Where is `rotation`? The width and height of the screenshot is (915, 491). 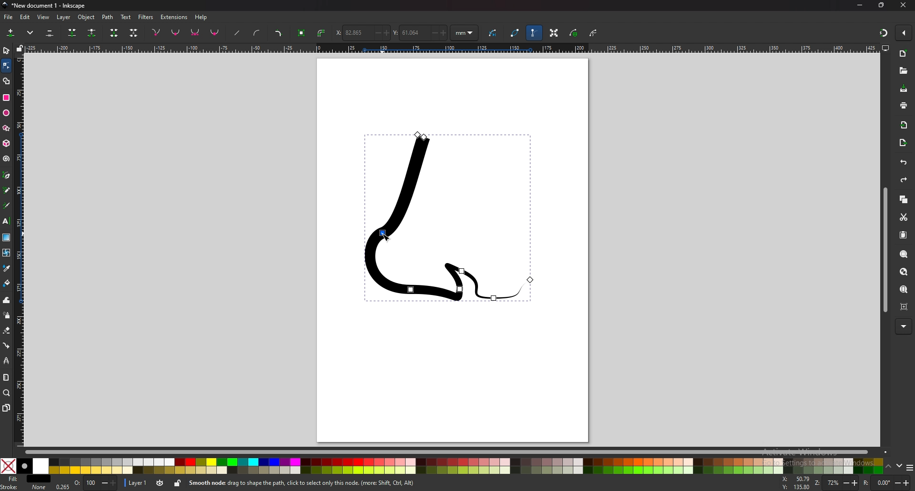 rotation is located at coordinates (887, 482).